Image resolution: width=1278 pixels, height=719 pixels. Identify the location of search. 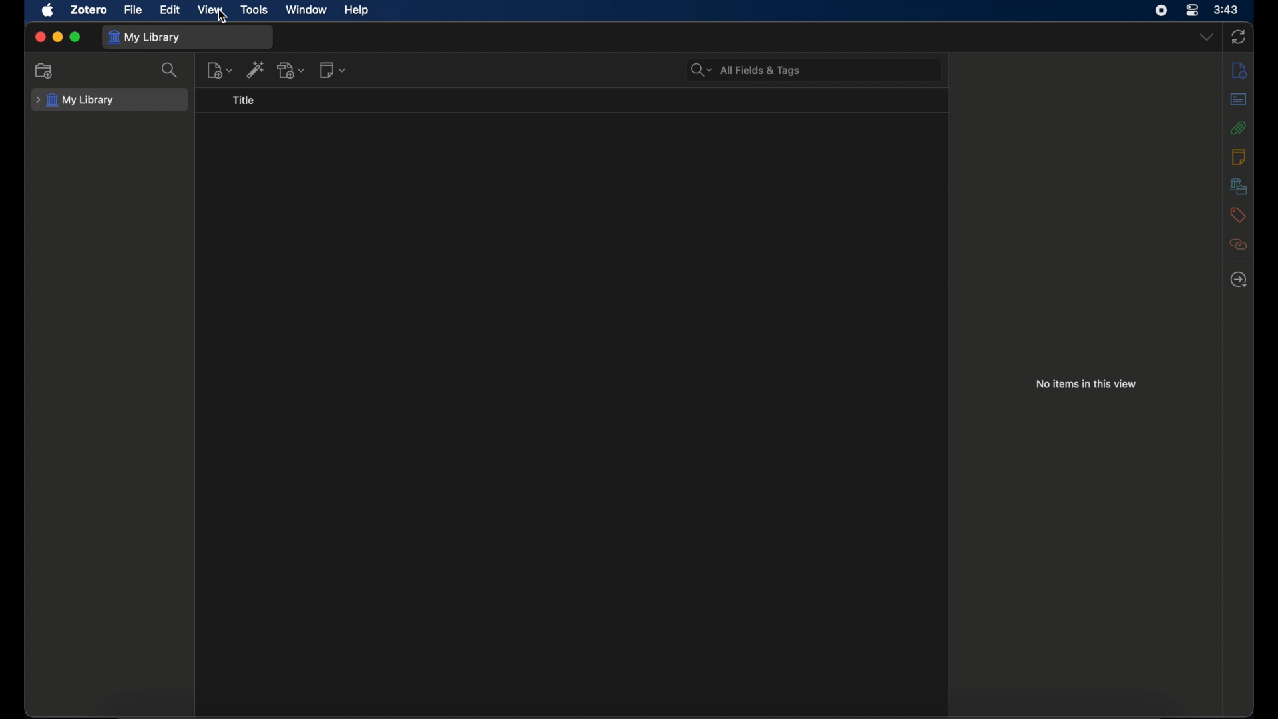
(172, 70).